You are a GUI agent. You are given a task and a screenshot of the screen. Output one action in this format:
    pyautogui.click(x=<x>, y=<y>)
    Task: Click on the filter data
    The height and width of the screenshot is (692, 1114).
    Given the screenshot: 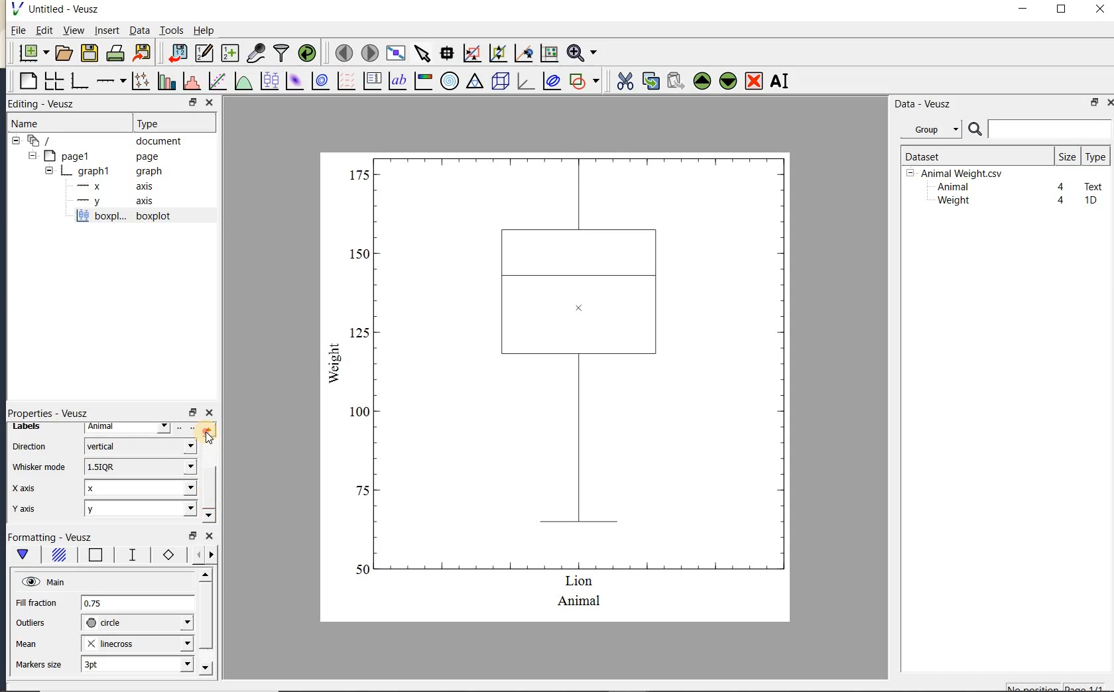 What is the action you would take?
    pyautogui.click(x=282, y=52)
    